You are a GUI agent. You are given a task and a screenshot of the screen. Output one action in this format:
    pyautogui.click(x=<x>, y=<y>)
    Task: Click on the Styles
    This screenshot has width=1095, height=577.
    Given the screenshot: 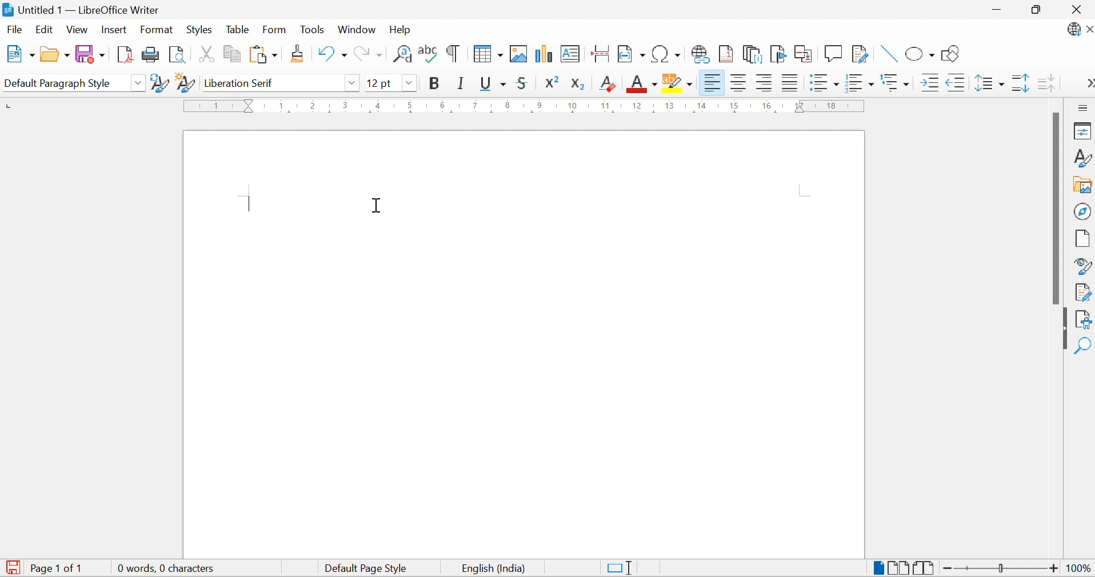 What is the action you would take?
    pyautogui.click(x=1082, y=157)
    